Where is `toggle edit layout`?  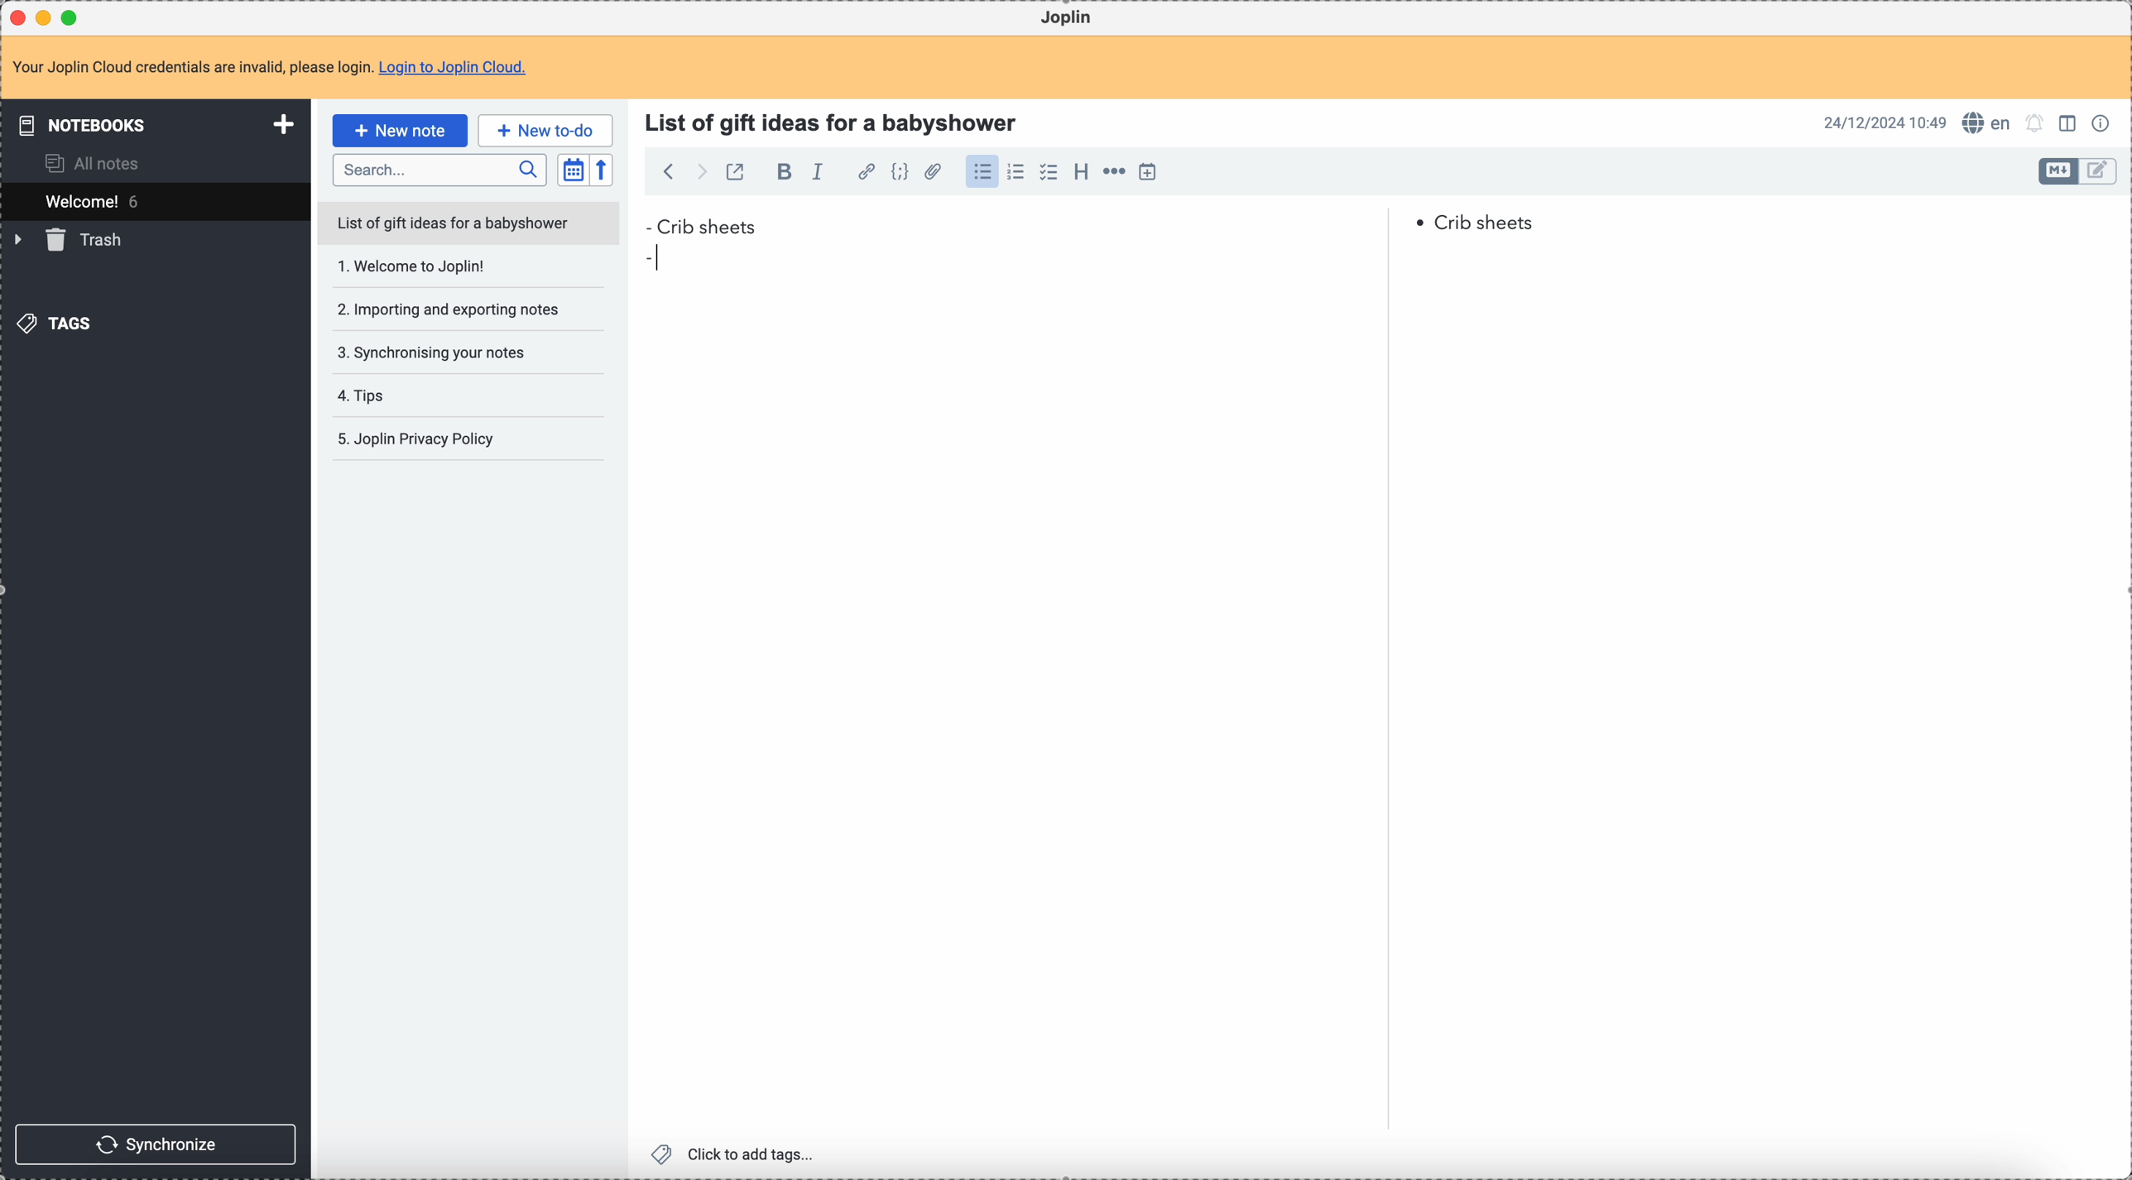
toggle edit layout is located at coordinates (2058, 171).